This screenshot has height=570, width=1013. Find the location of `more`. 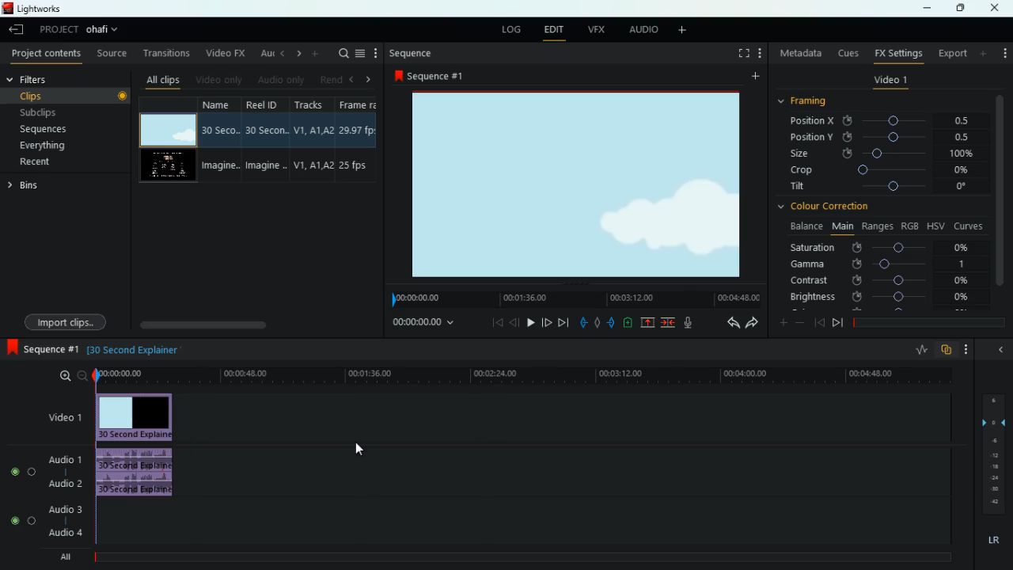

more is located at coordinates (783, 321).